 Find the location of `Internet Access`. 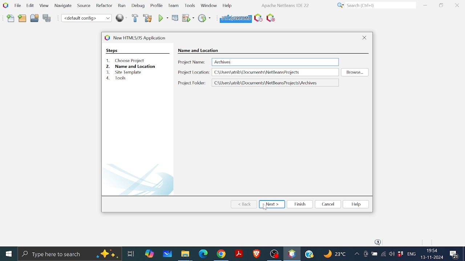

Internet Access is located at coordinates (383, 255).